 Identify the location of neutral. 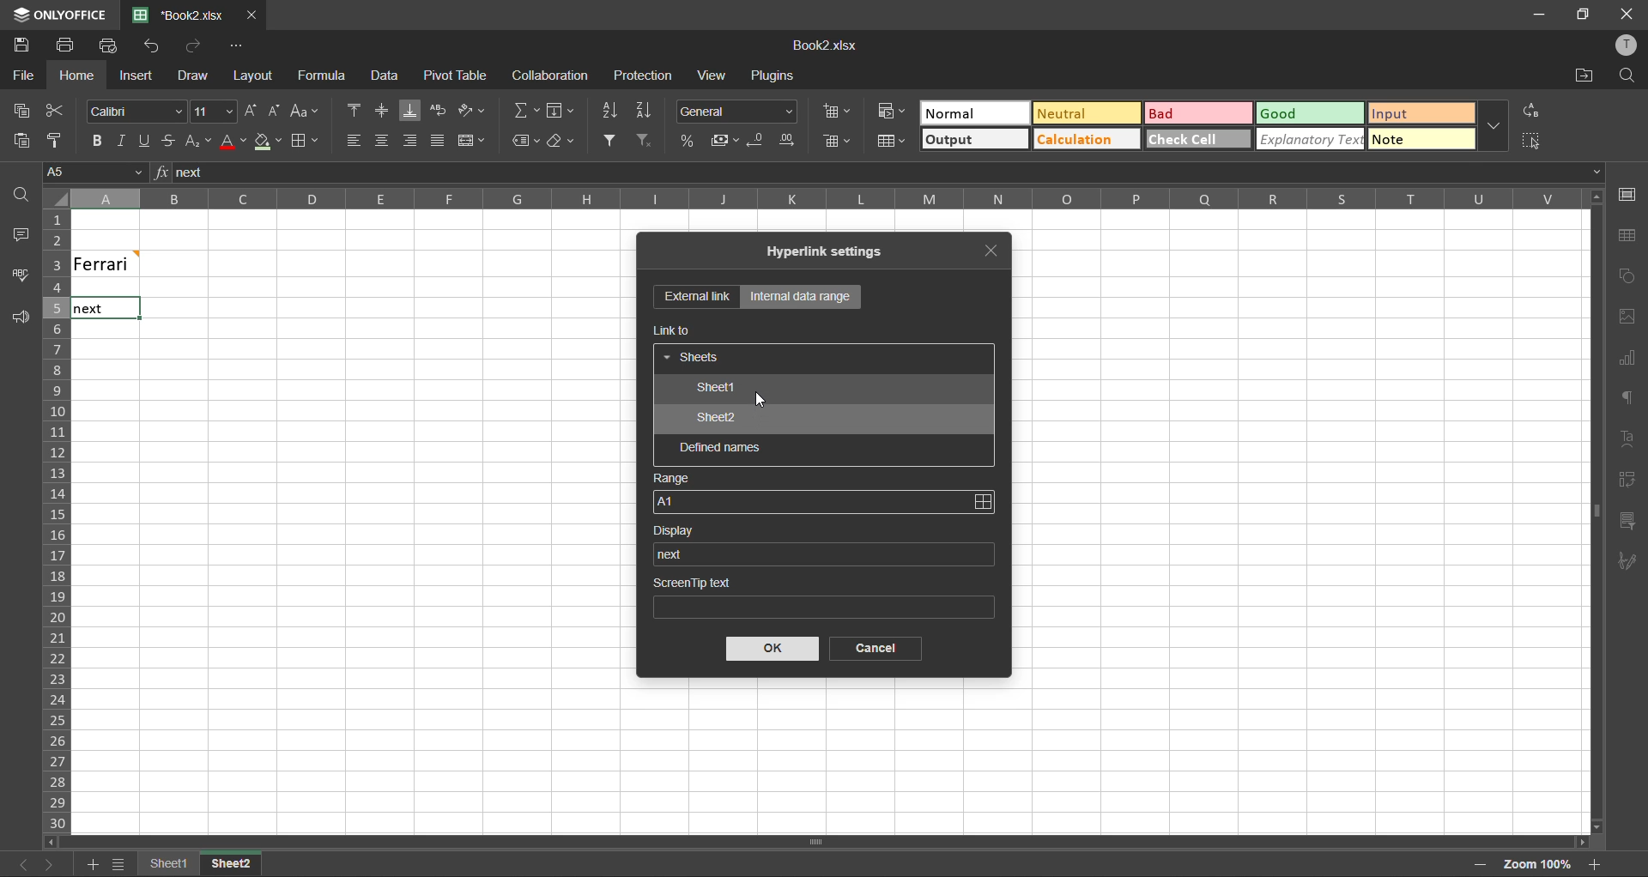
(1083, 112).